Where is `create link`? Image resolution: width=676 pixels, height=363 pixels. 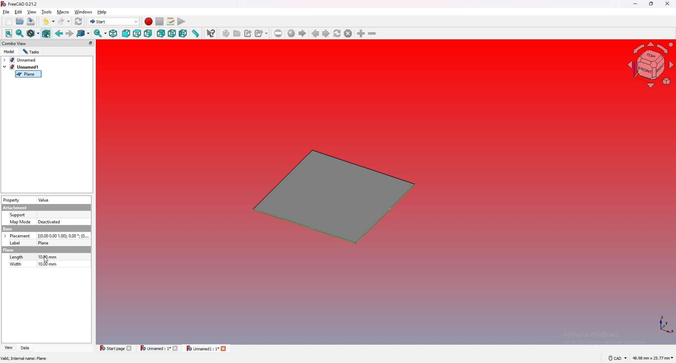
create link is located at coordinates (249, 33).